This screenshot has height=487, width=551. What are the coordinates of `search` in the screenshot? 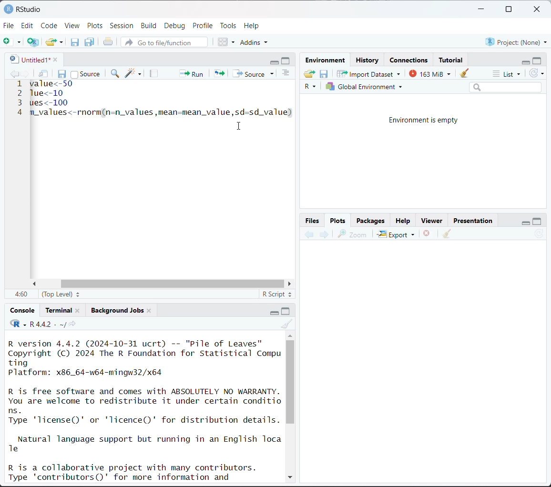 It's located at (505, 87).